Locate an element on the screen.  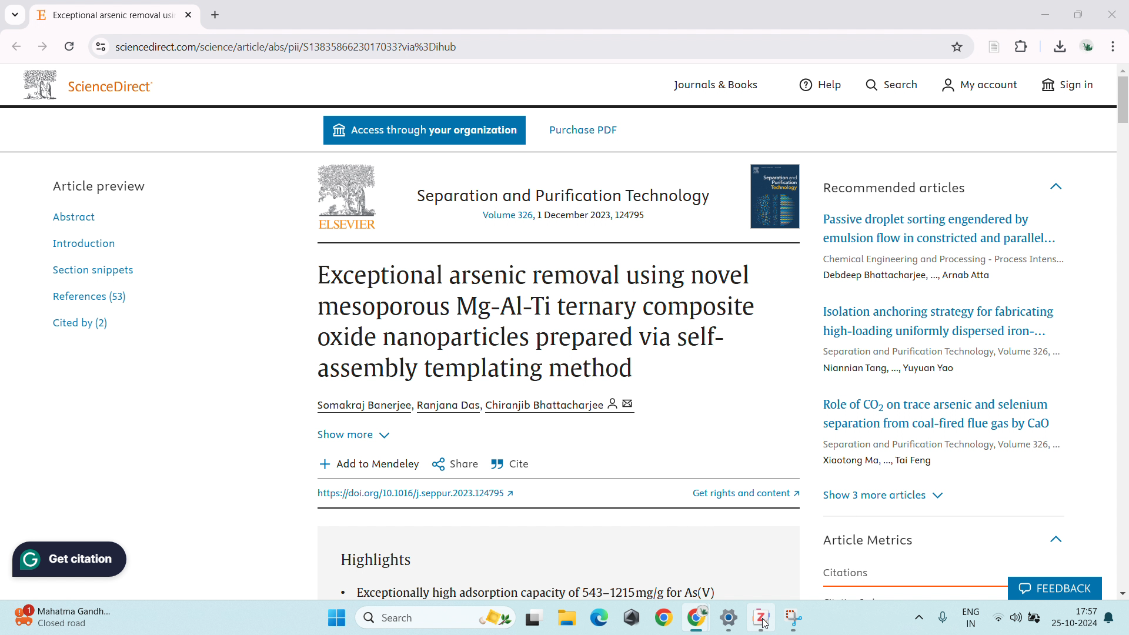
close is located at coordinates (1113, 14).